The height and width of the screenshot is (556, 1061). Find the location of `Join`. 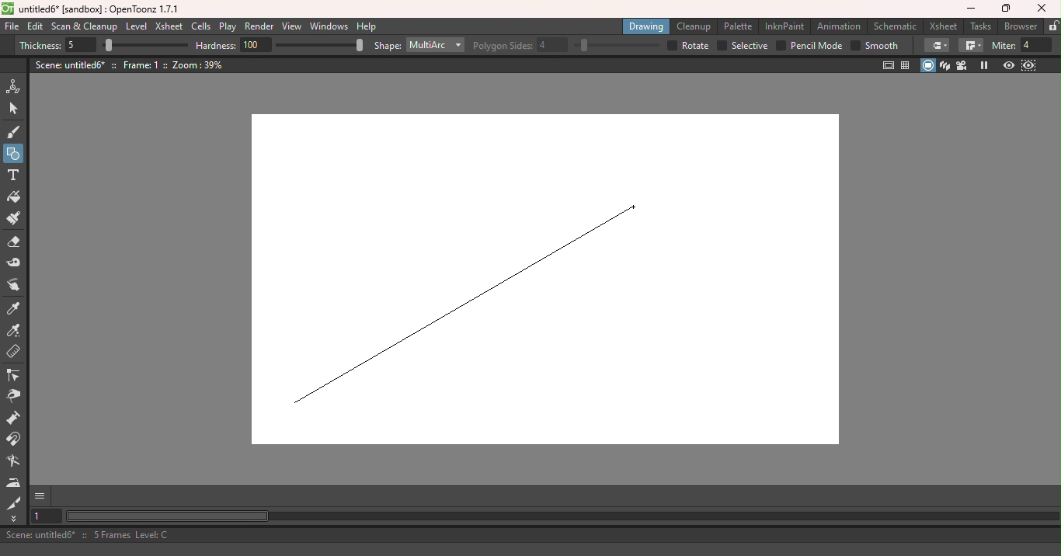

Join is located at coordinates (970, 46).